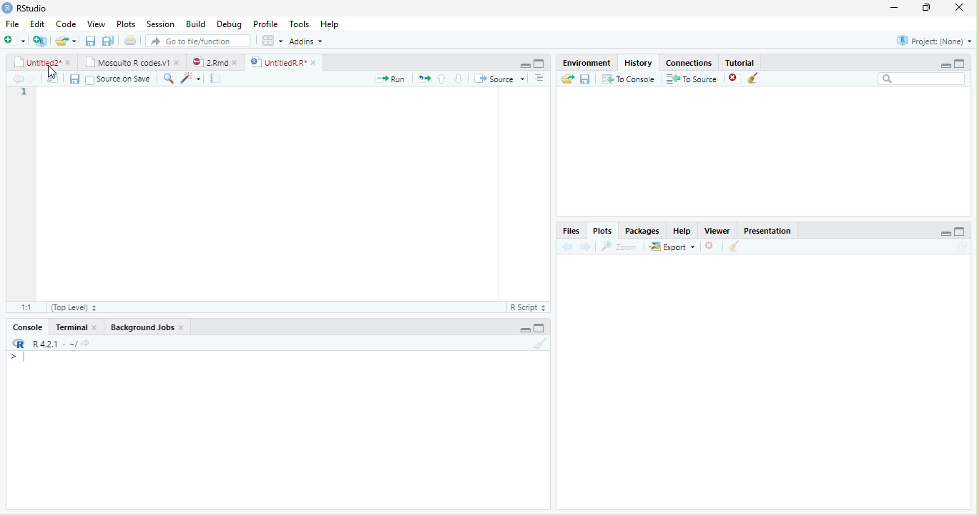 The image size is (977, 516). Describe the element at coordinates (199, 40) in the screenshot. I see `go to file` at that location.